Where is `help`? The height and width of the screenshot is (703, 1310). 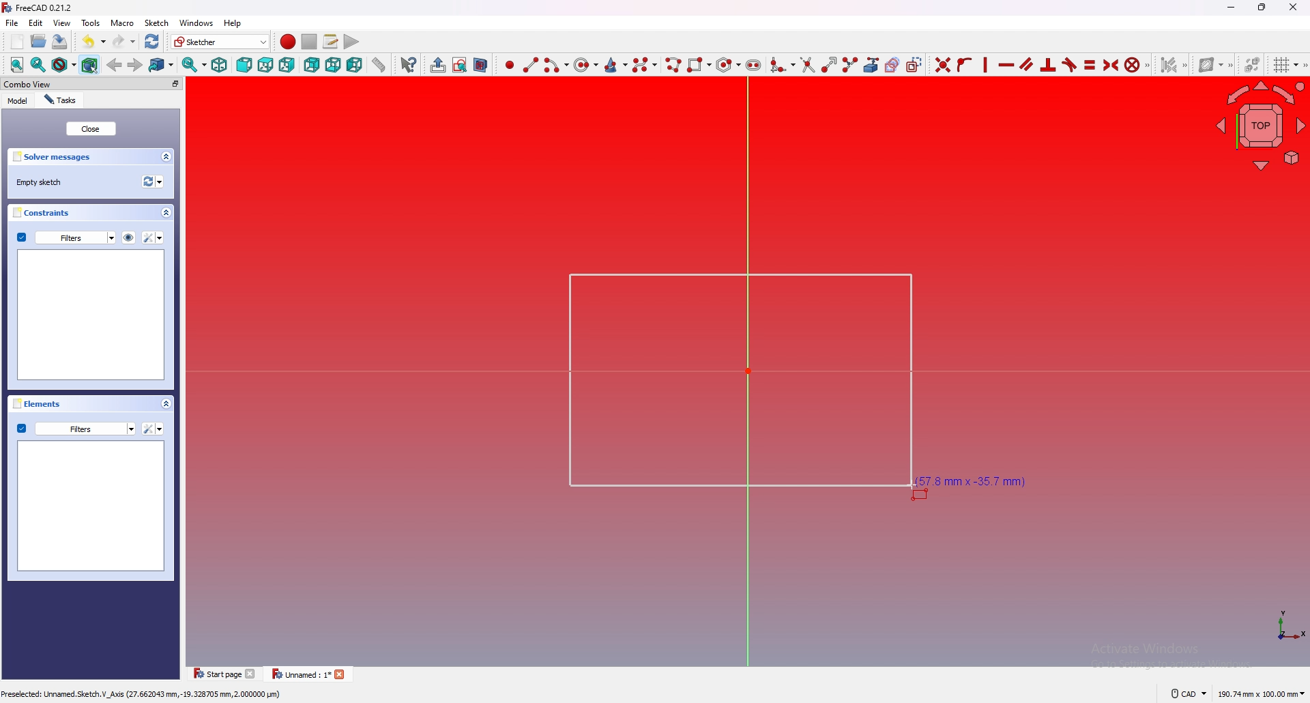 help is located at coordinates (235, 23).